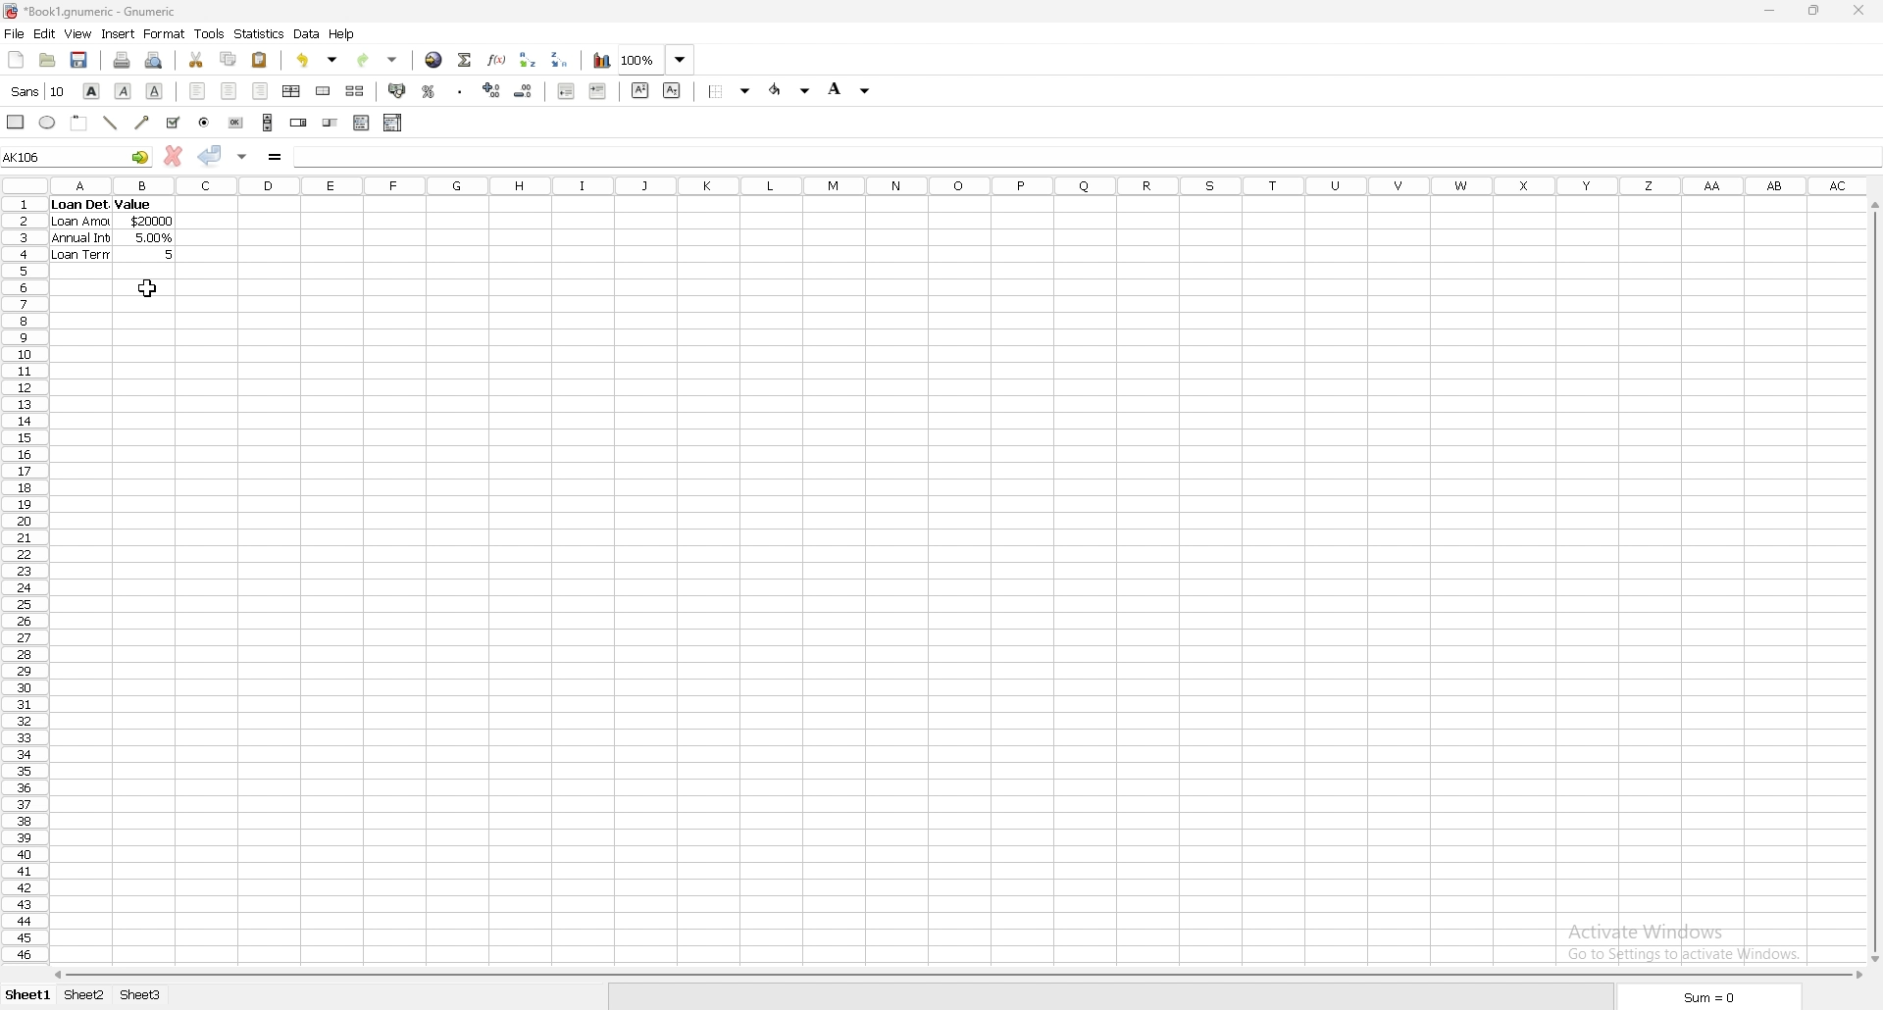  What do you see at coordinates (603, 61) in the screenshot?
I see `chart` at bounding box center [603, 61].